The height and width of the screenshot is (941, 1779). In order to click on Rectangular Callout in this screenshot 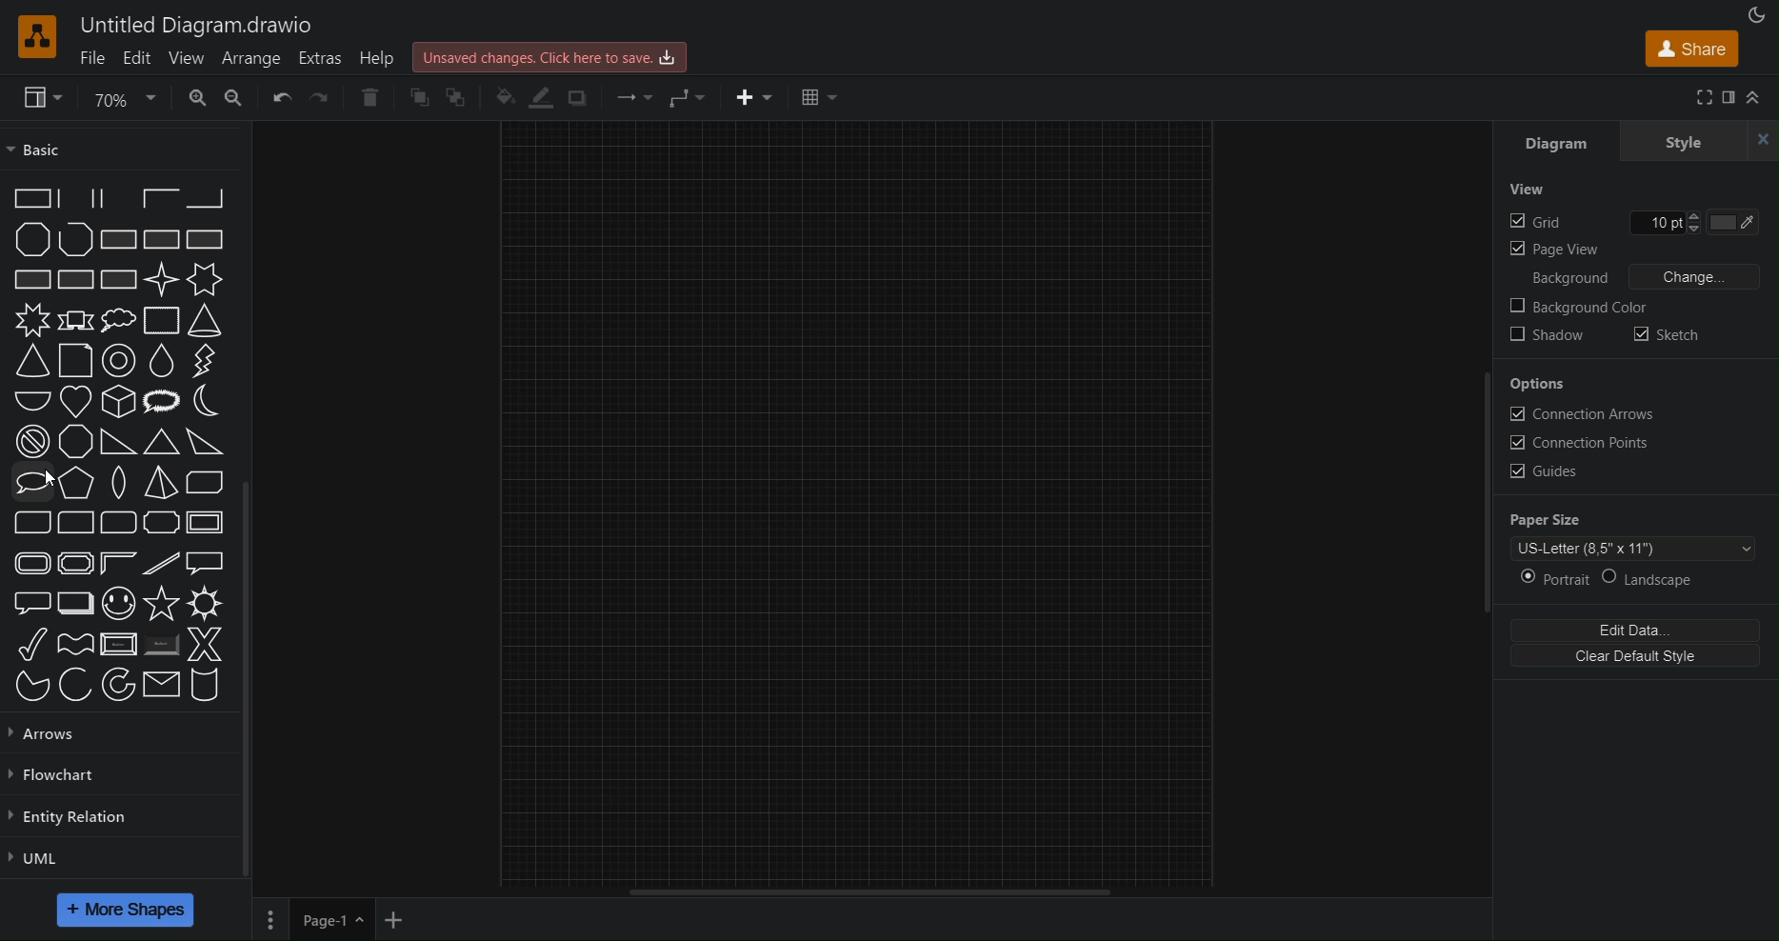, I will do `click(206, 564)`.